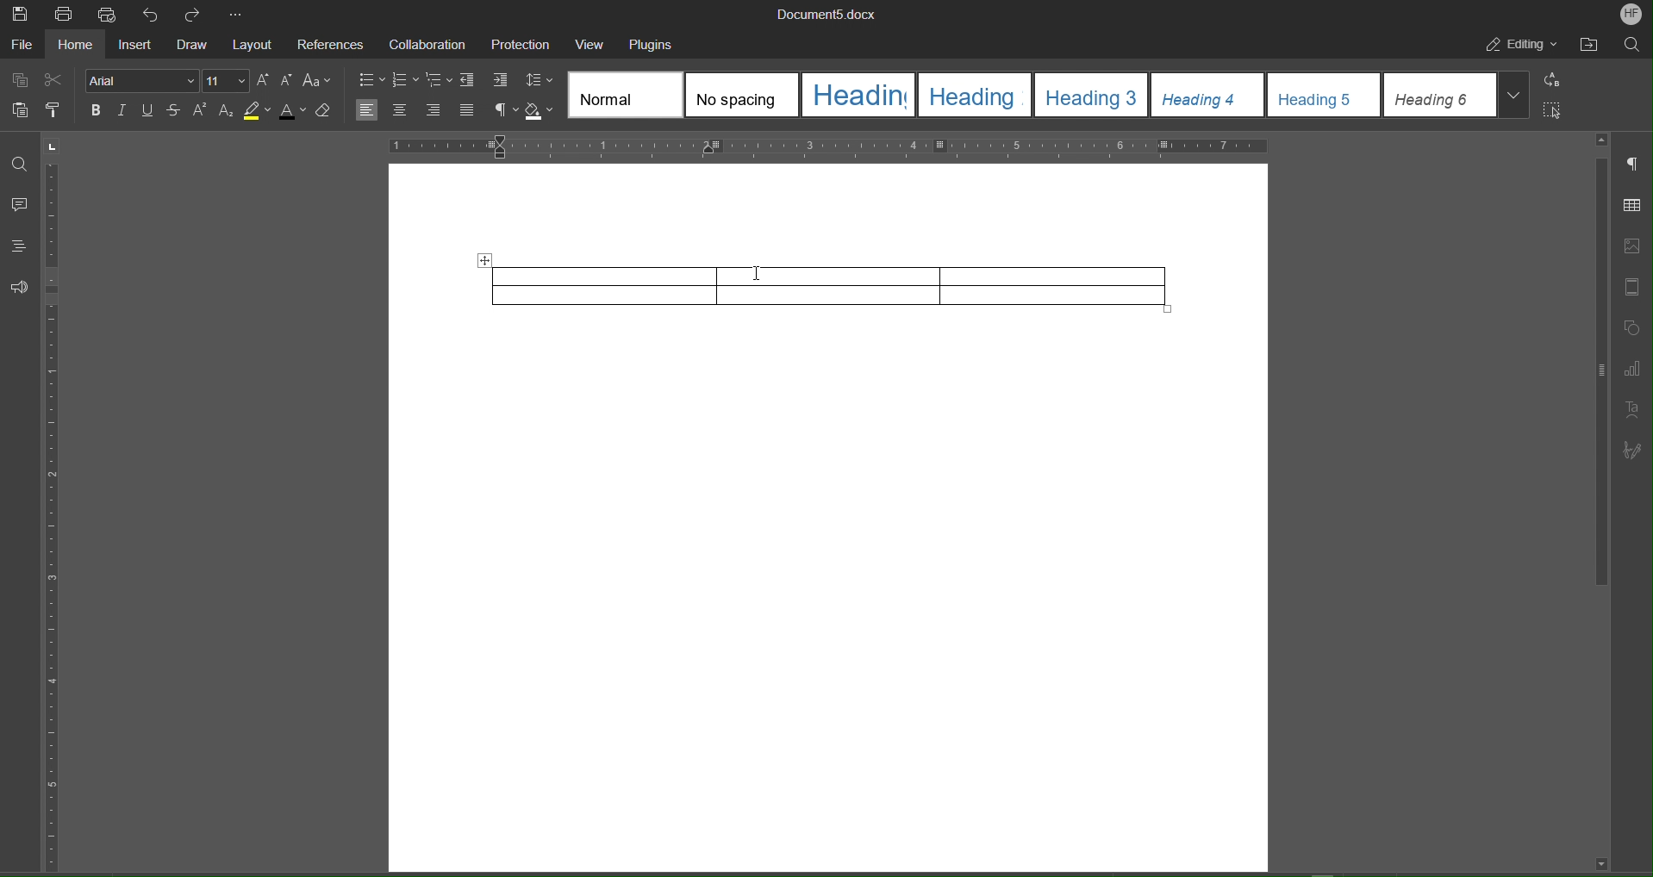  I want to click on Protection, so click(521, 45).